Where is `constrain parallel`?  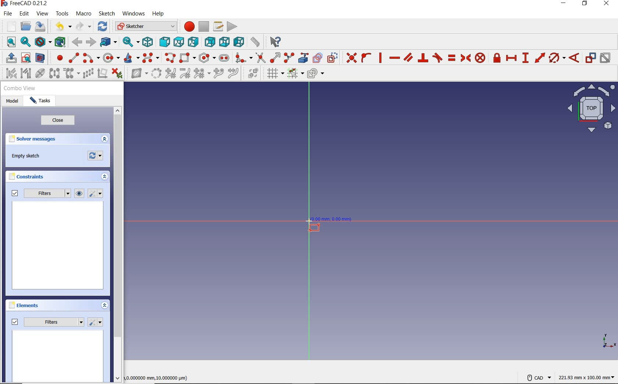
constrain parallel is located at coordinates (408, 58).